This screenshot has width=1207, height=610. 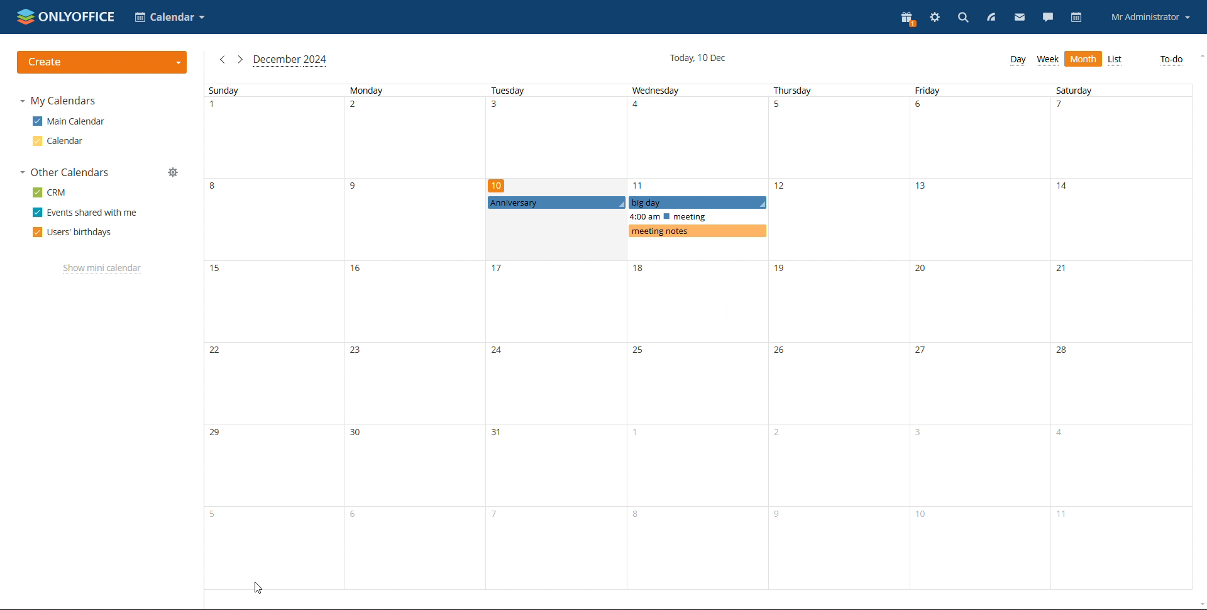 What do you see at coordinates (1084, 59) in the screenshot?
I see `month view` at bounding box center [1084, 59].